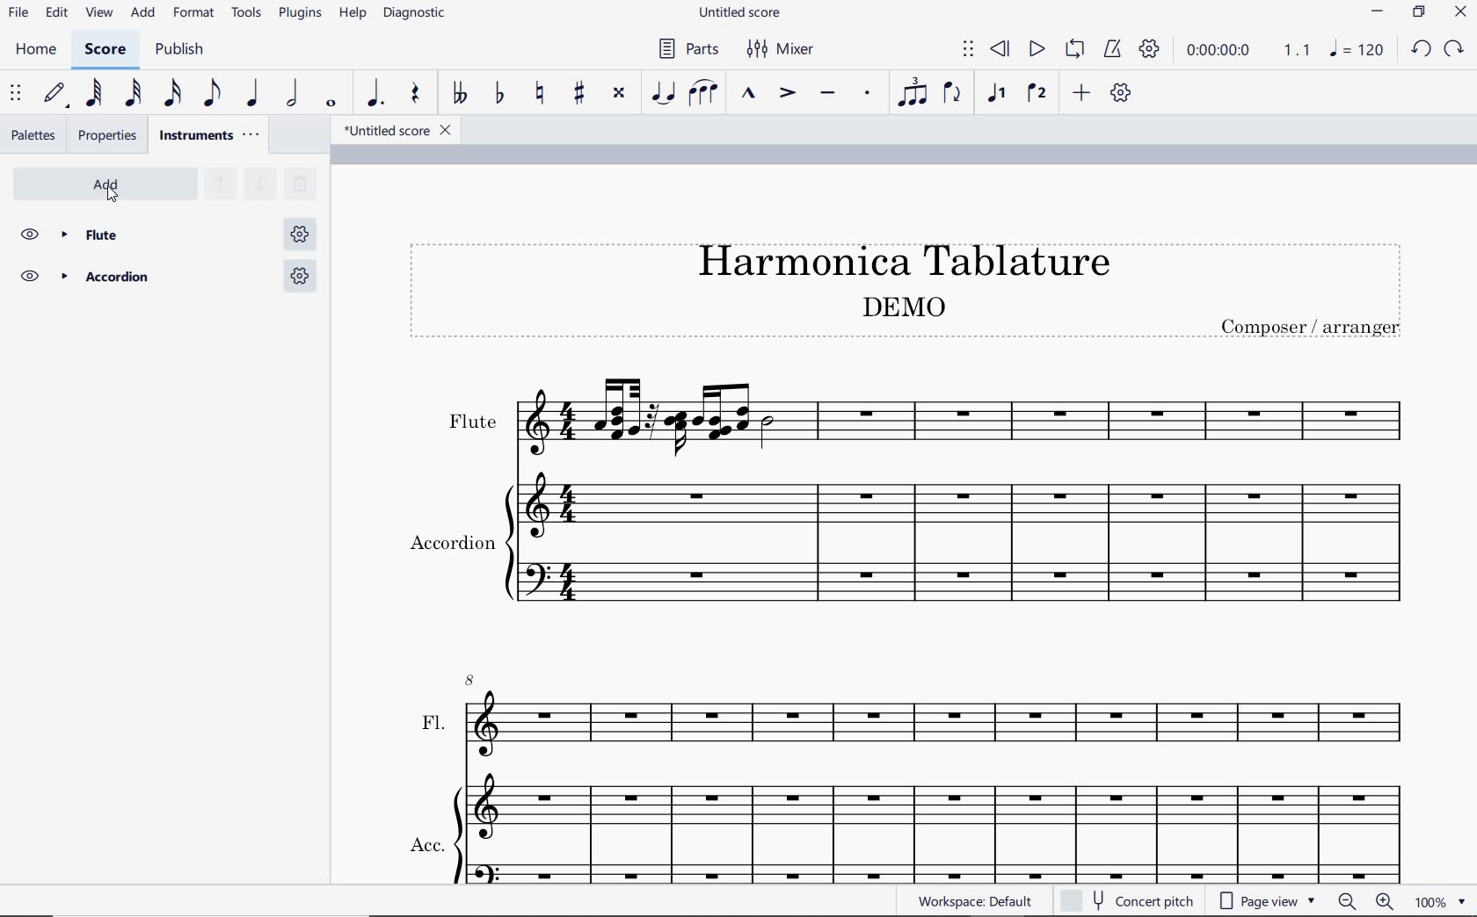 The height and width of the screenshot is (917, 1477). Describe the element at coordinates (144, 12) in the screenshot. I see `ADD` at that location.